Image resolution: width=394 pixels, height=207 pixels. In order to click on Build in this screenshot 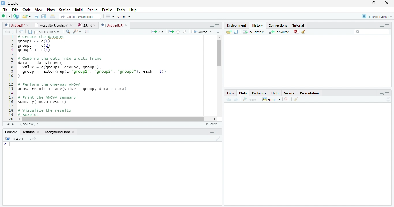, I will do `click(80, 10)`.